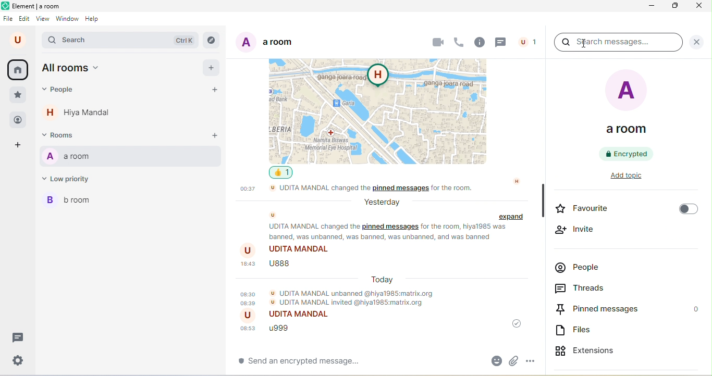  What do you see at coordinates (68, 20) in the screenshot?
I see `window` at bounding box center [68, 20].